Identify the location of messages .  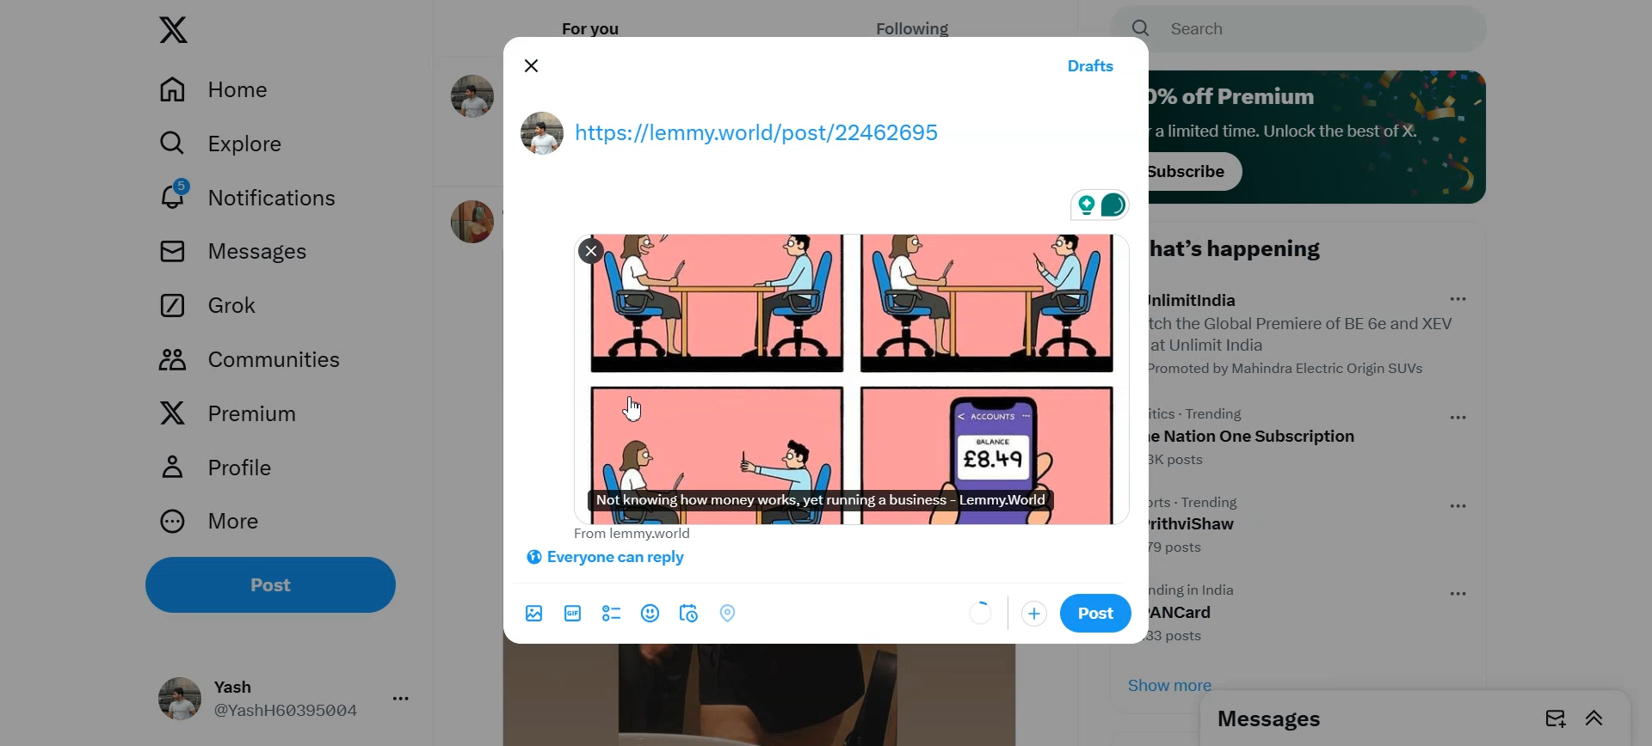
(245, 260).